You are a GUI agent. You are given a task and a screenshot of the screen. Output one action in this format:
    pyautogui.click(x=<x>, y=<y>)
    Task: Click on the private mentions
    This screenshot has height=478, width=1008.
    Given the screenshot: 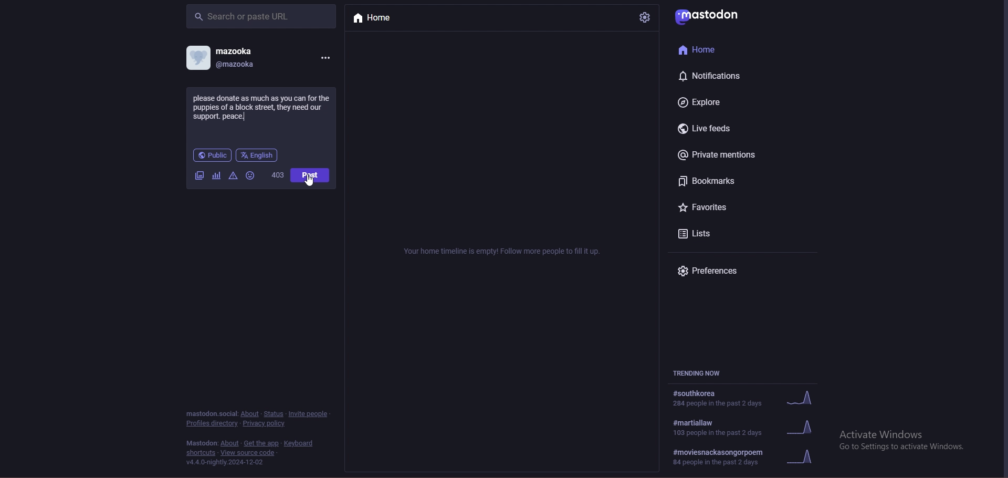 What is the action you would take?
    pyautogui.click(x=730, y=155)
    